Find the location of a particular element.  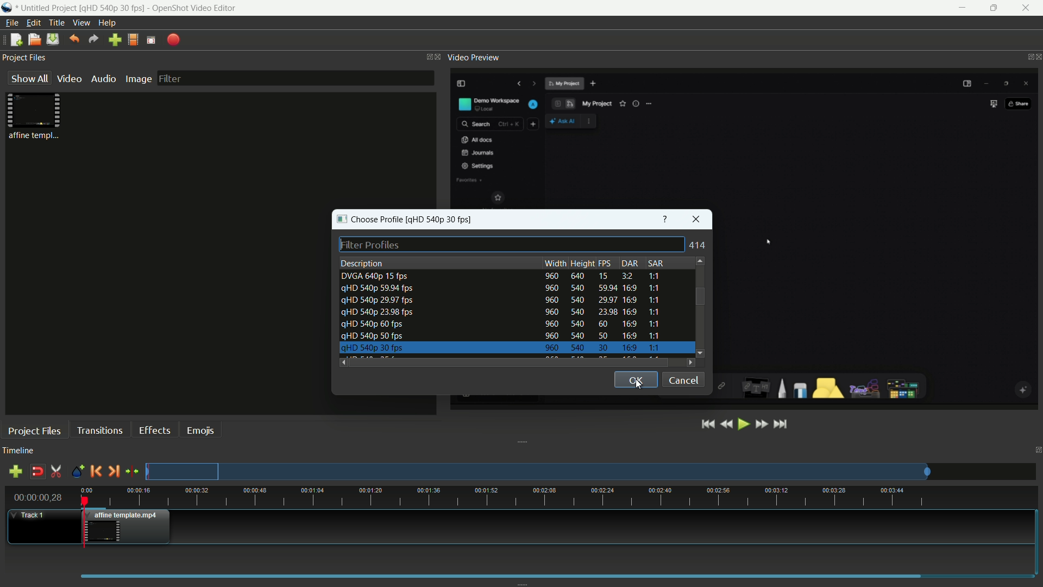

image is located at coordinates (139, 79).